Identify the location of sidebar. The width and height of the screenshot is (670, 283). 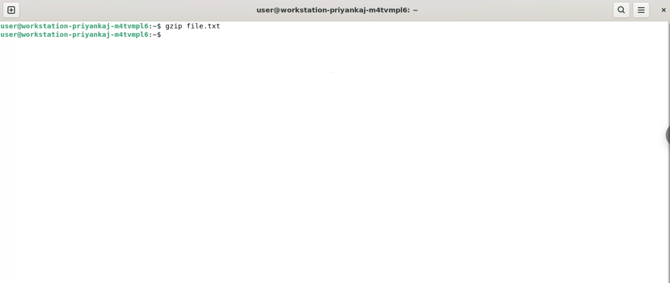
(666, 134).